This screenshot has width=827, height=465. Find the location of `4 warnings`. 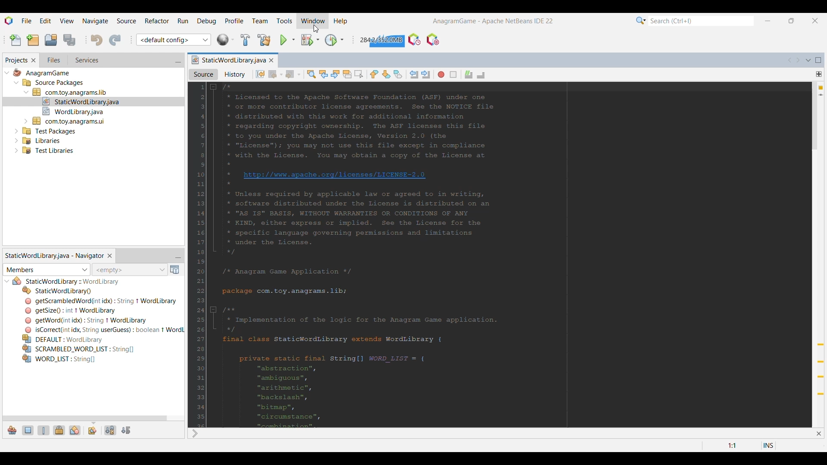

4 warnings is located at coordinates (821, 88).